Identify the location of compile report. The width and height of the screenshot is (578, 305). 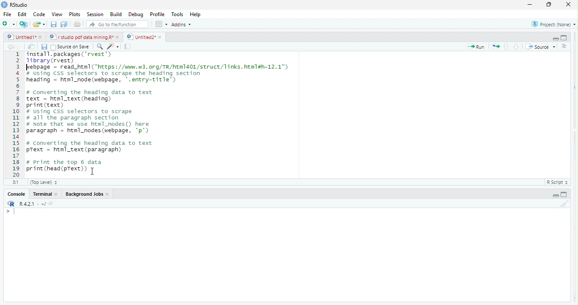
(128, 47).